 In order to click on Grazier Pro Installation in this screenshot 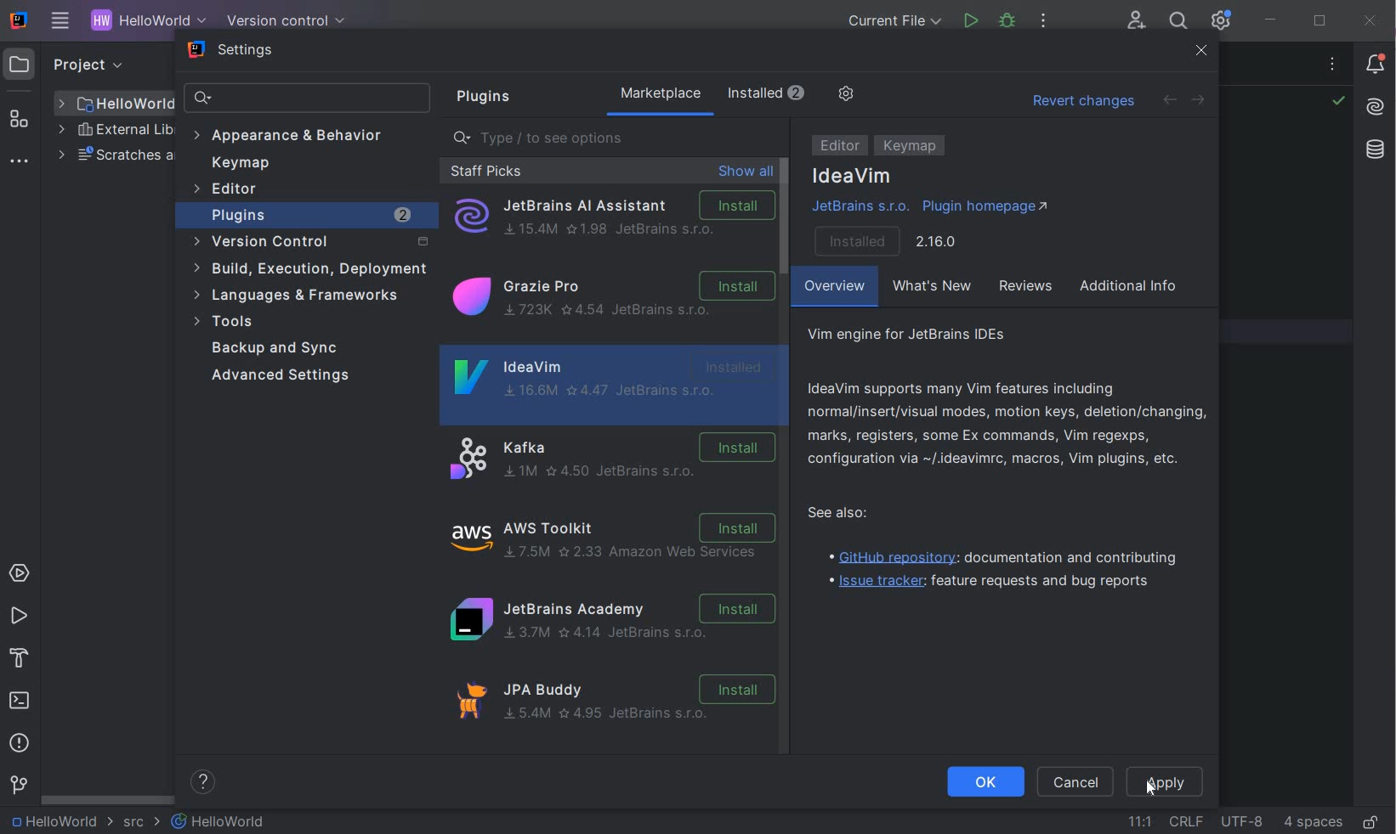, I will do `click(610, 299)`.